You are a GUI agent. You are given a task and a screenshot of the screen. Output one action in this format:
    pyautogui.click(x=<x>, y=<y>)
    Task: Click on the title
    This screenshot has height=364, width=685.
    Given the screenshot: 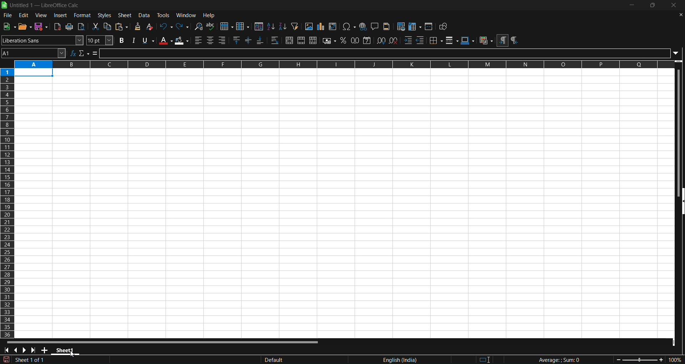 What is the action you would take?
    pyautogui.click(x=45, y=5)
    